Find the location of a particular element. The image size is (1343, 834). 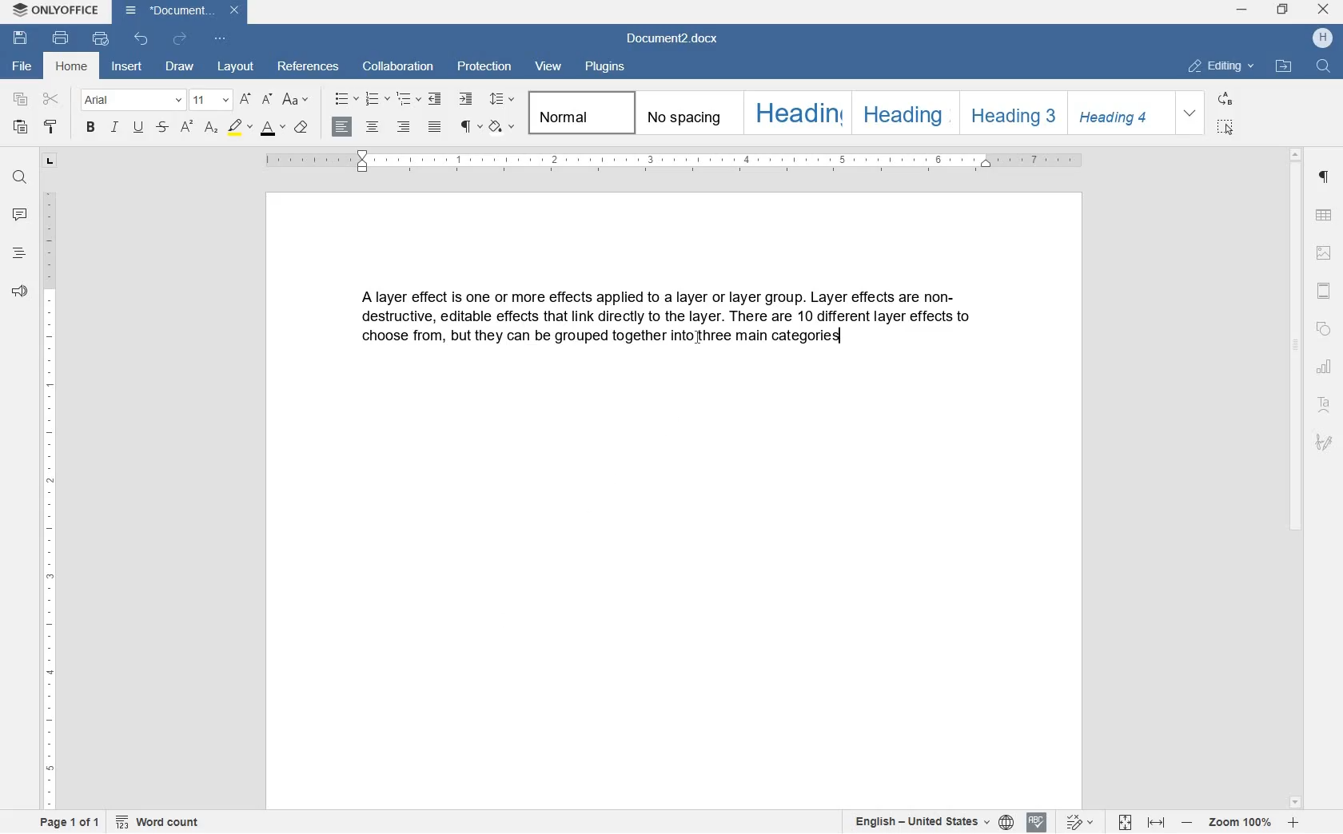

close is located at coordinates (1323, 9).